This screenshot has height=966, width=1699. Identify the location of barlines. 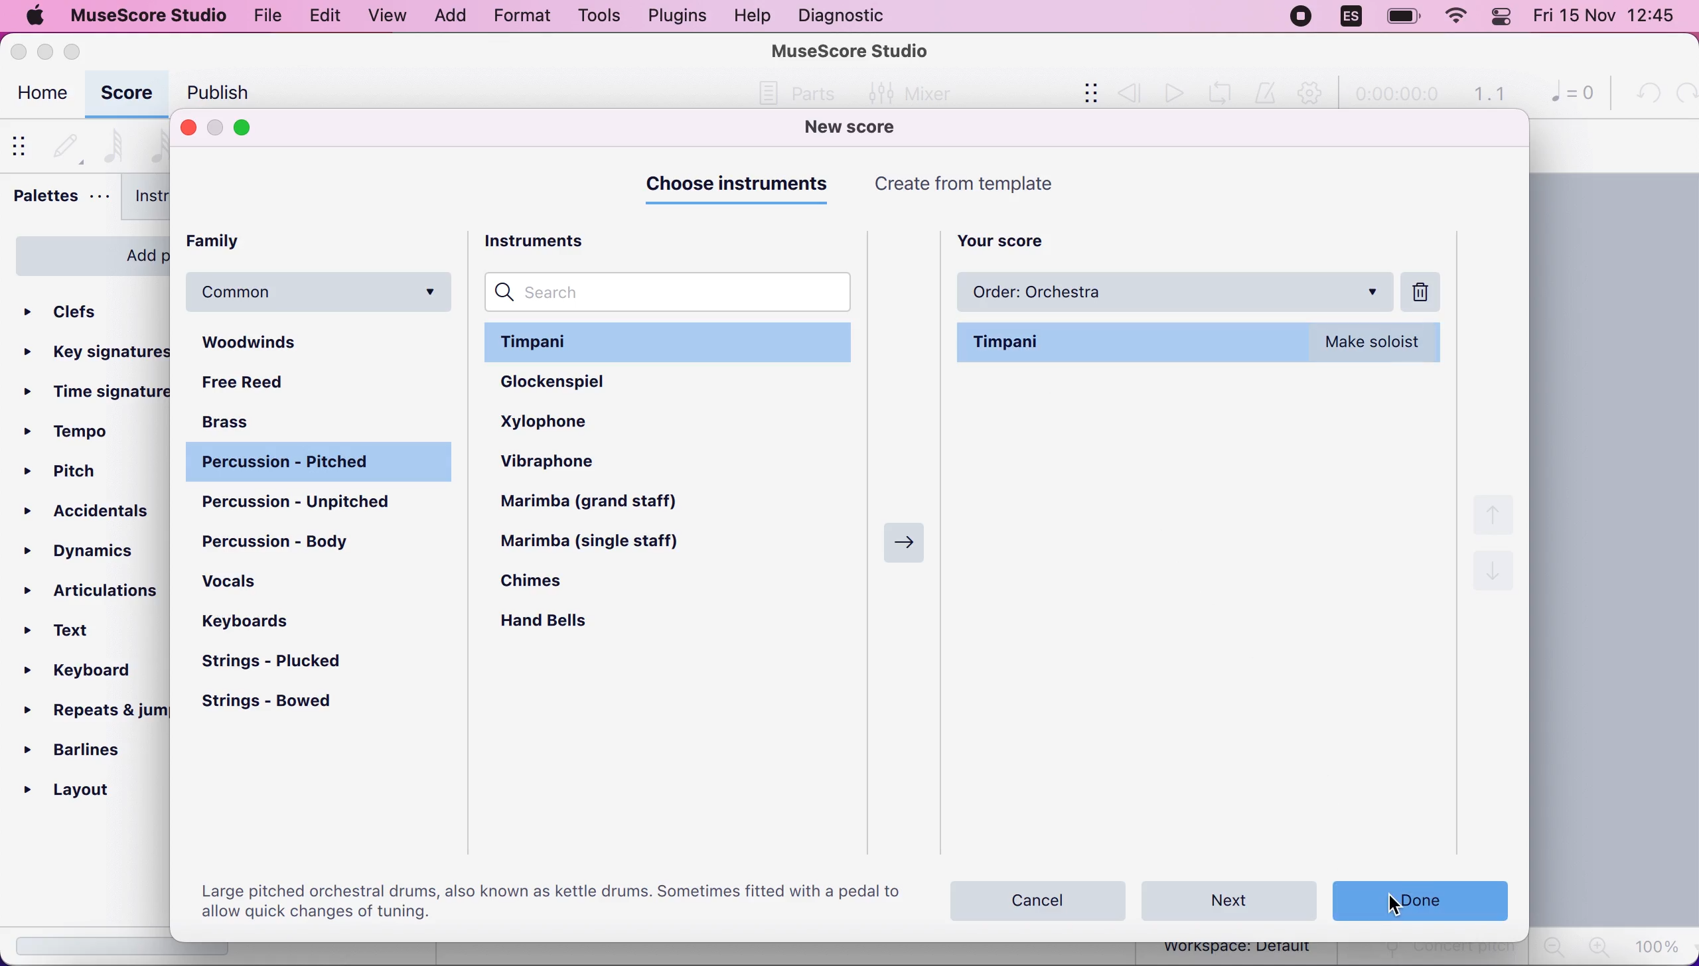
(87, 749).